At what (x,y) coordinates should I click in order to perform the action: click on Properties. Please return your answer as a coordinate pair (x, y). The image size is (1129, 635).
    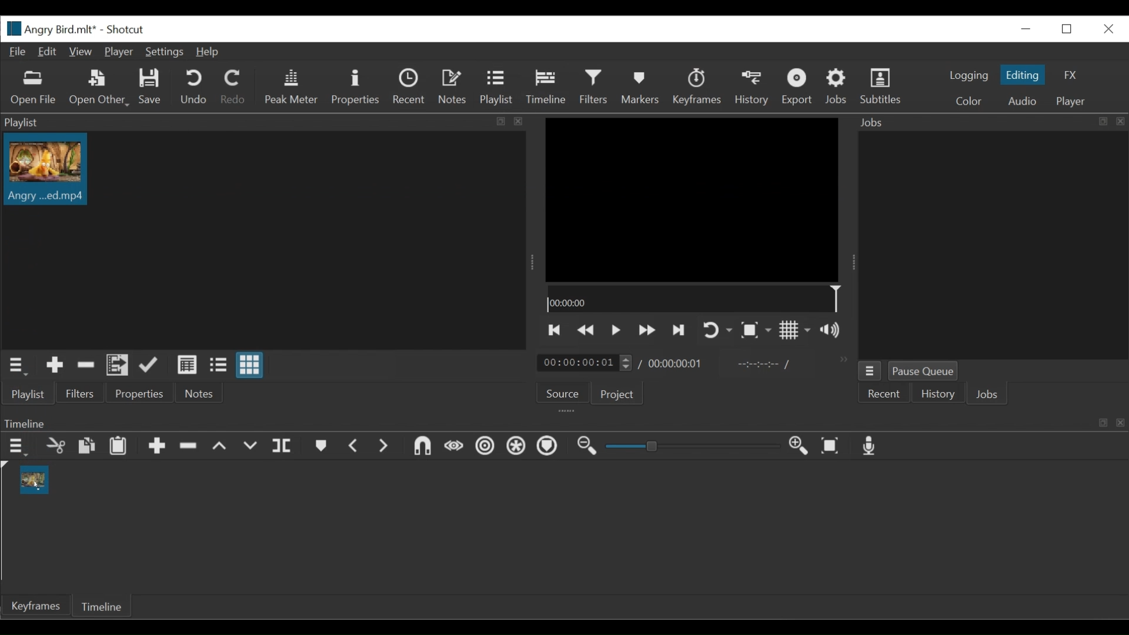
    Looking at the image, I should click on (355, 88).